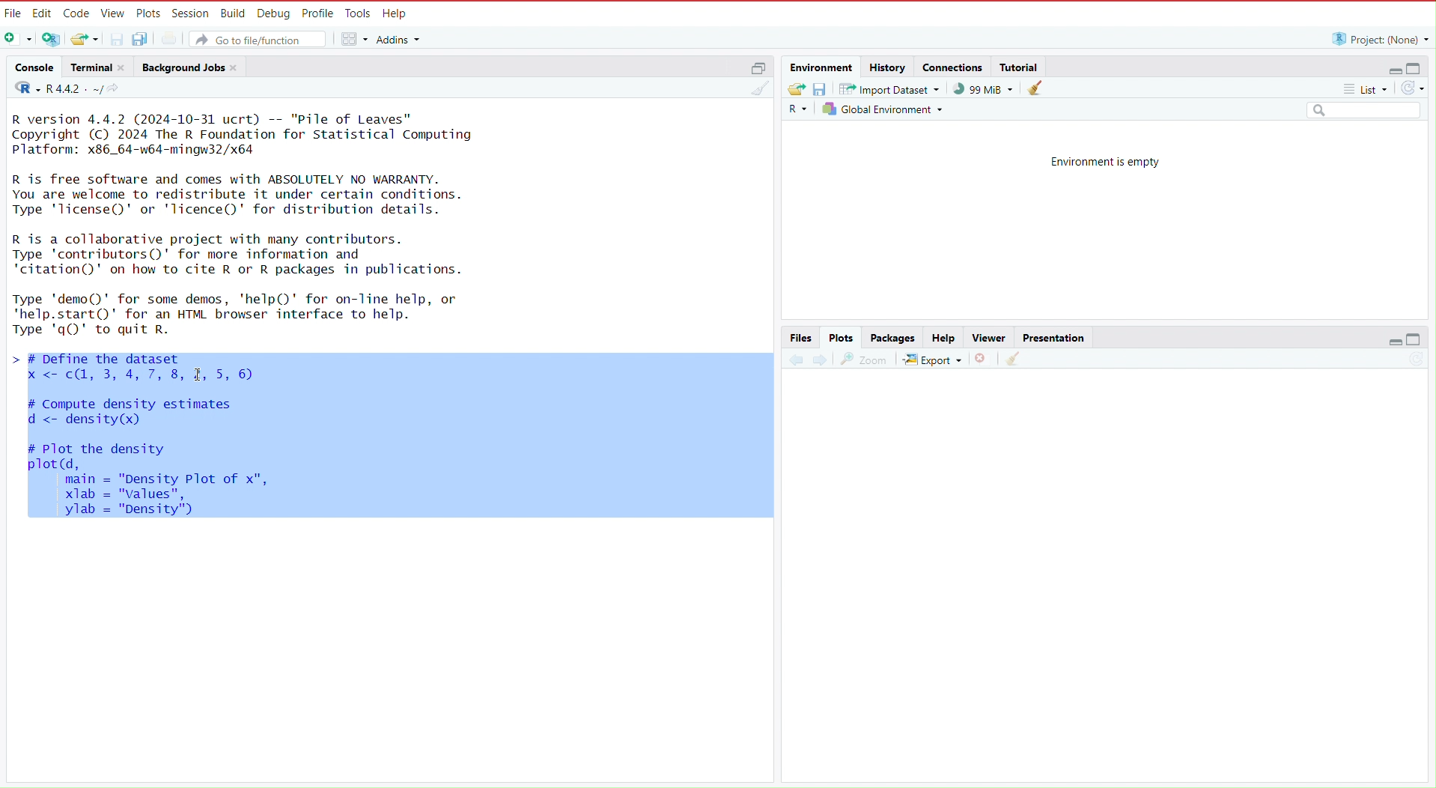 The width and height of the screenshot is (1436, 788). Describe the element at coordinates (30, 65) in the screenshot. I see `console` at that location.